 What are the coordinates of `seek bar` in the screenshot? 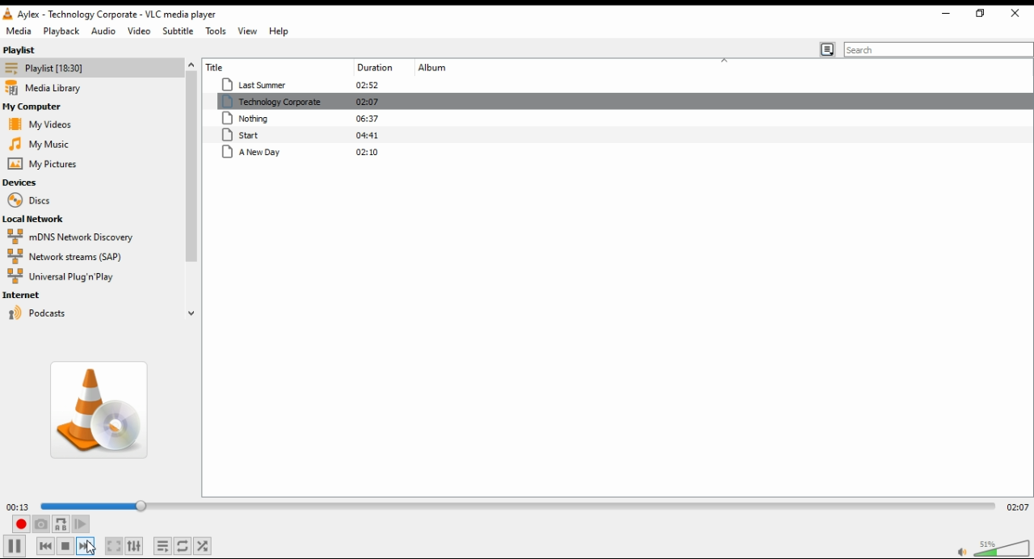 It's located at (519, 506).